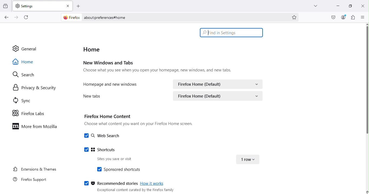 The image size is (369, 194). Describe the element at coordinates (140, 121) in the screenshot. I see `Firefox home content` at that location.